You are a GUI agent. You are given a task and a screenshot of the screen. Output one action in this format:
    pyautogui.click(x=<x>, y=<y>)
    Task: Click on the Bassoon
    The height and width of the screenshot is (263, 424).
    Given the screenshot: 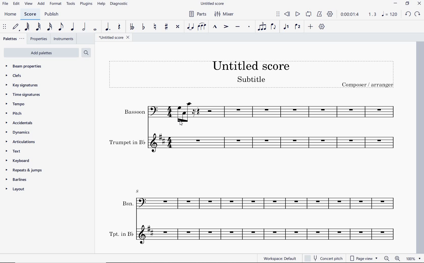 What is the action you would take?
    pyautogui.click(x=254, y=114)
    